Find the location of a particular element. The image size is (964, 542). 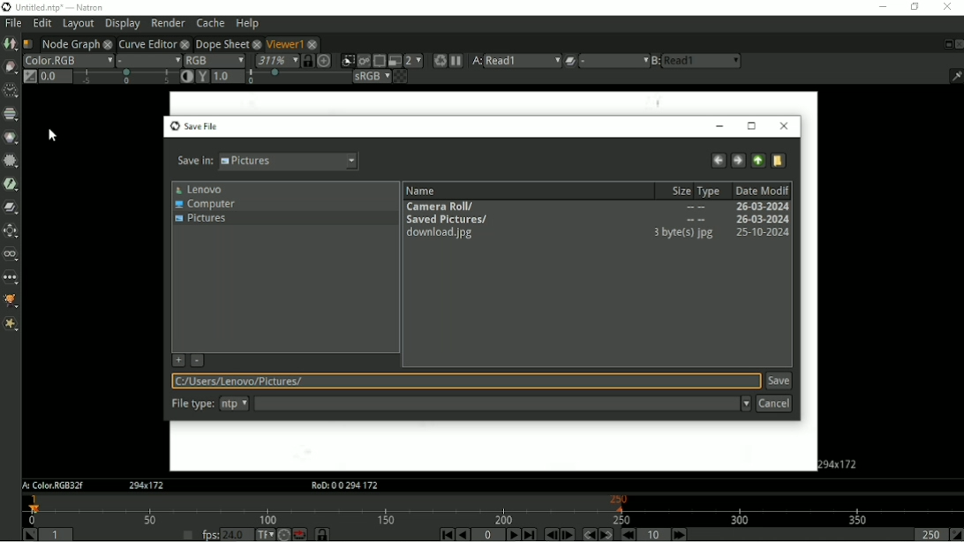

Set playback in point is located at coordinates (29, 534).